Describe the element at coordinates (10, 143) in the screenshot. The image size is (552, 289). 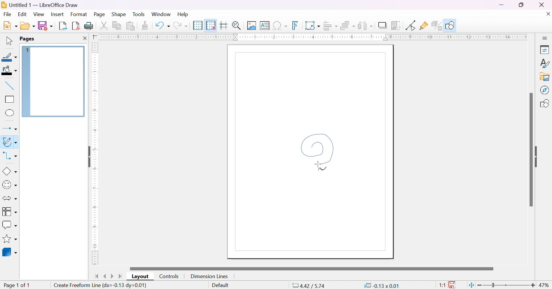
I see `curves and polygons (double click for multi-selection)` at that location.